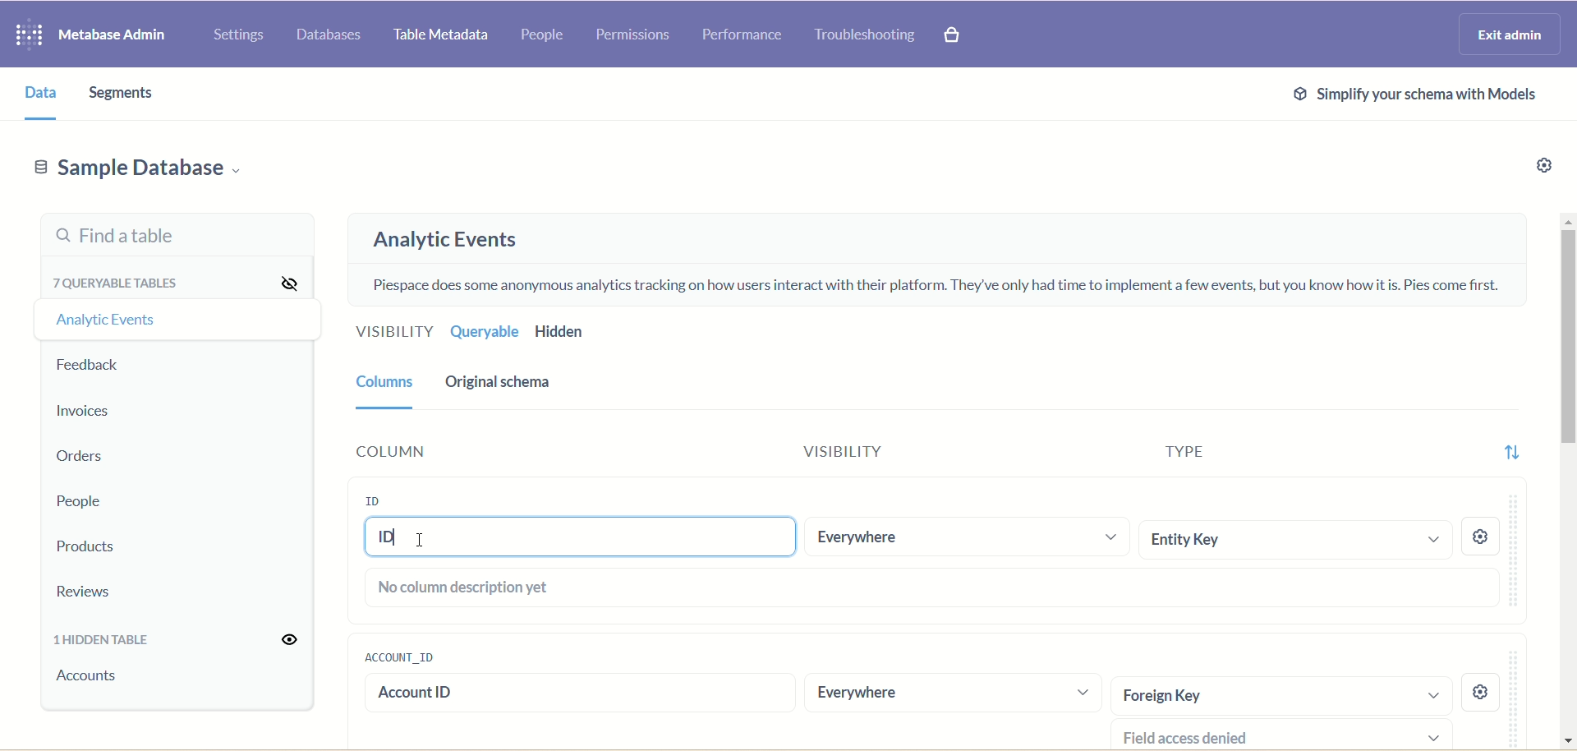  Describe the element at coordinates (465, 454) in the screenshot. I see `Column` at that location.